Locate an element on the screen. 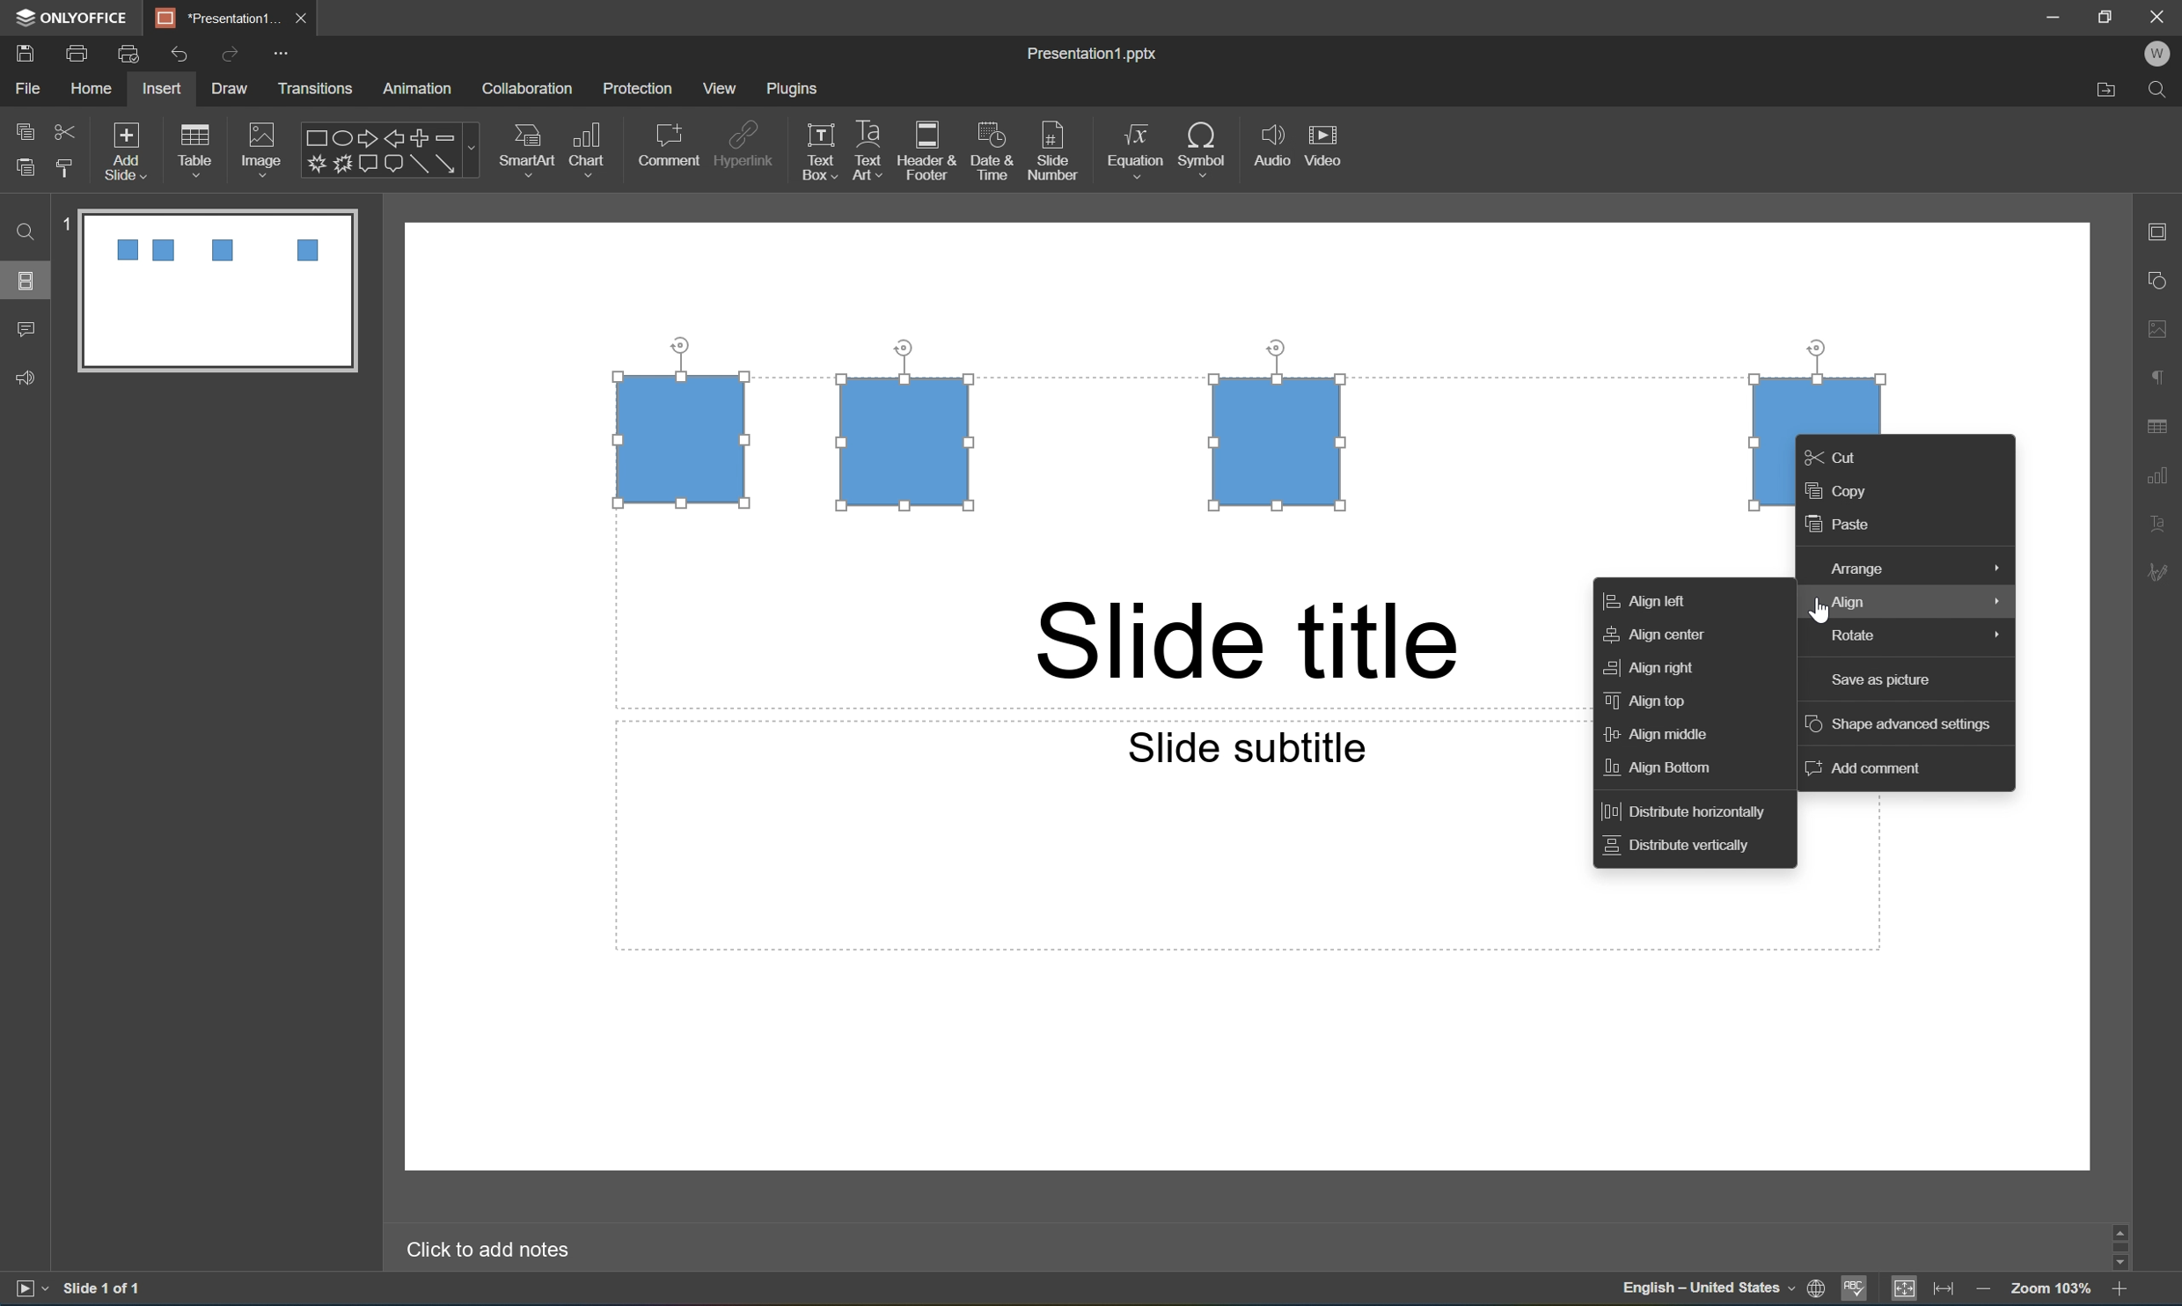 The image size is (2182, 1306). Presentation1.pptx is located at coordinates (1094, 55).